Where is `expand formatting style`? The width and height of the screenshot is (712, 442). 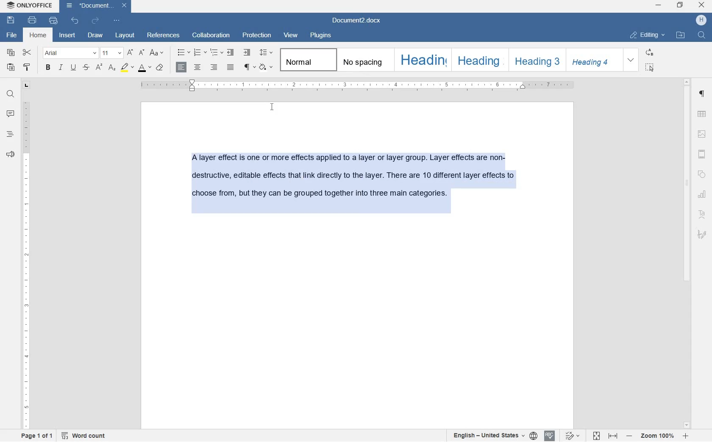 expand formatting style is located at coordinates (632, 60).